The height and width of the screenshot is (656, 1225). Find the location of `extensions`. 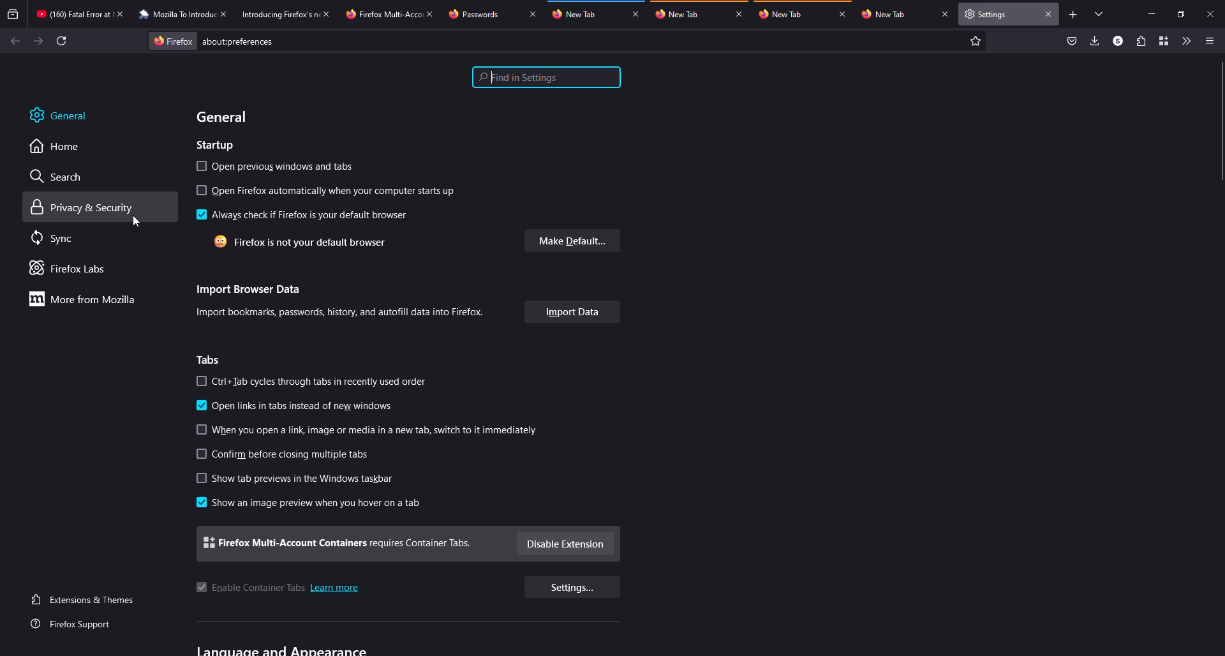

extensions is located at coordinates (1140, 41).